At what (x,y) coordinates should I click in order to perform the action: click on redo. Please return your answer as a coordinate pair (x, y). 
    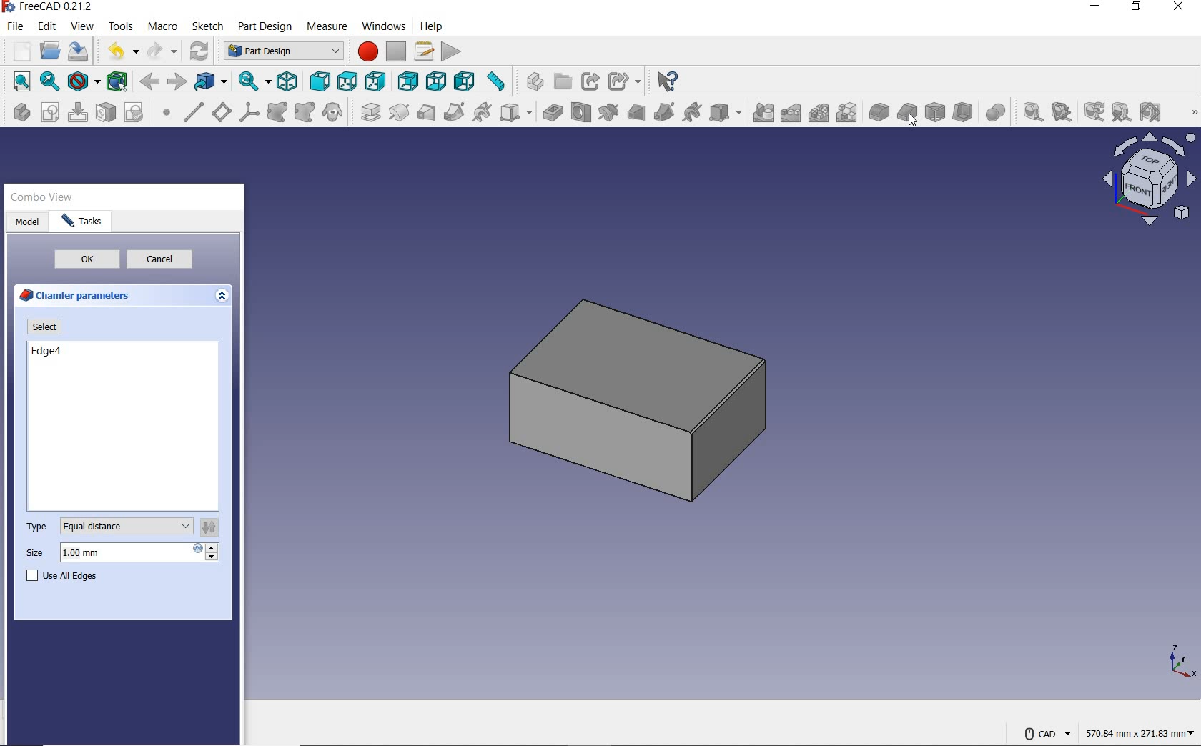
    Looking at the image, I should click on (164, 51).